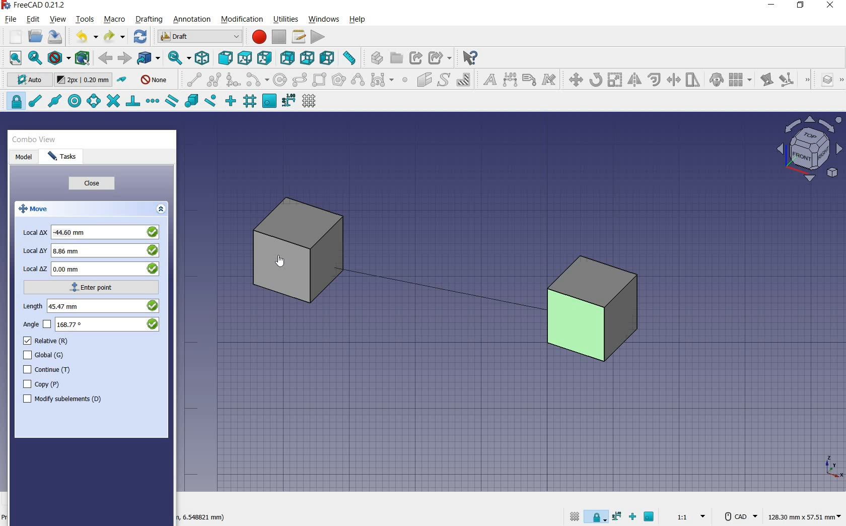 The width and height of the screenshot is (846, 526). Describe the element at coordinates (440, 58) in the screenshot. I see `make sub link` at that location.